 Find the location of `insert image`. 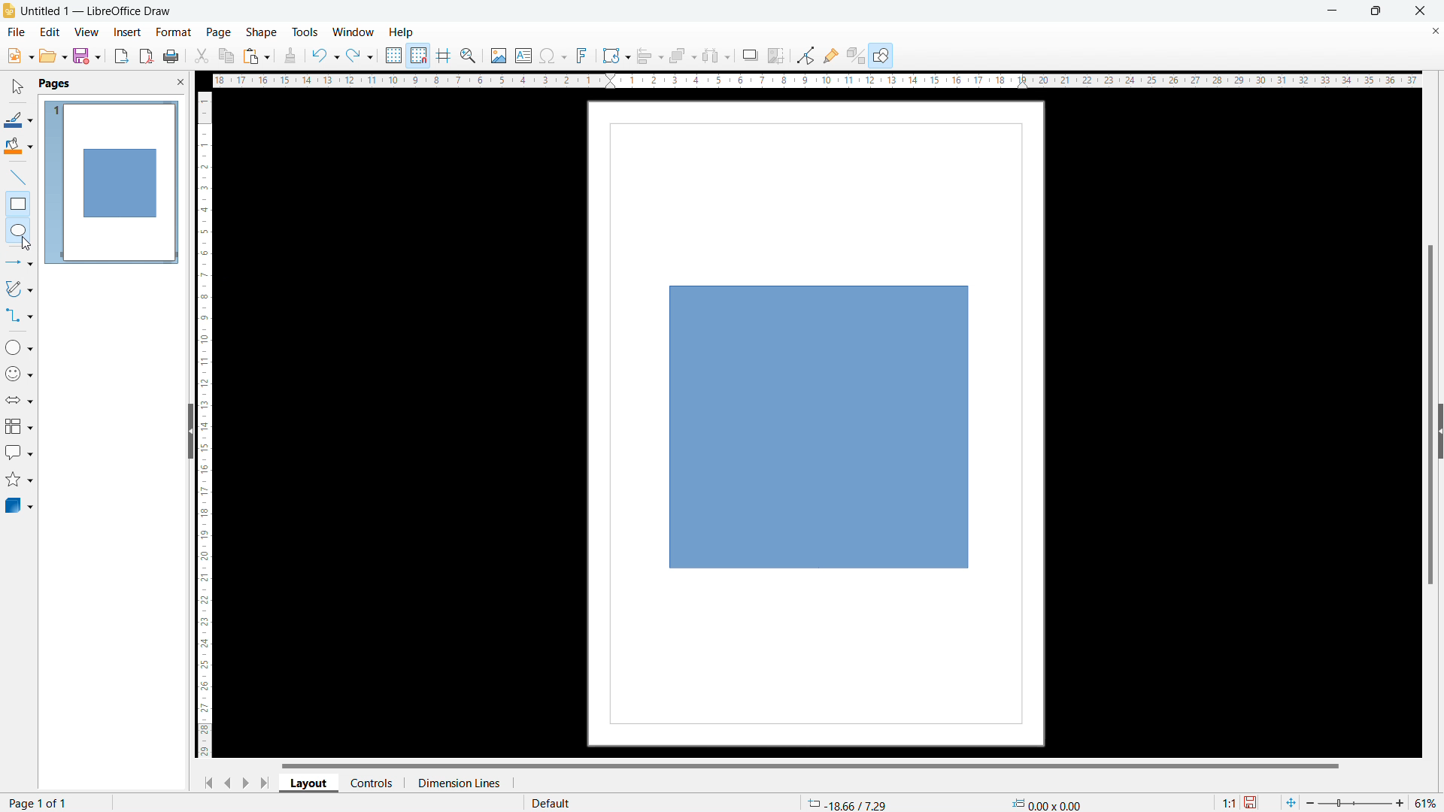

insert image is located at coordinates (498, 56).